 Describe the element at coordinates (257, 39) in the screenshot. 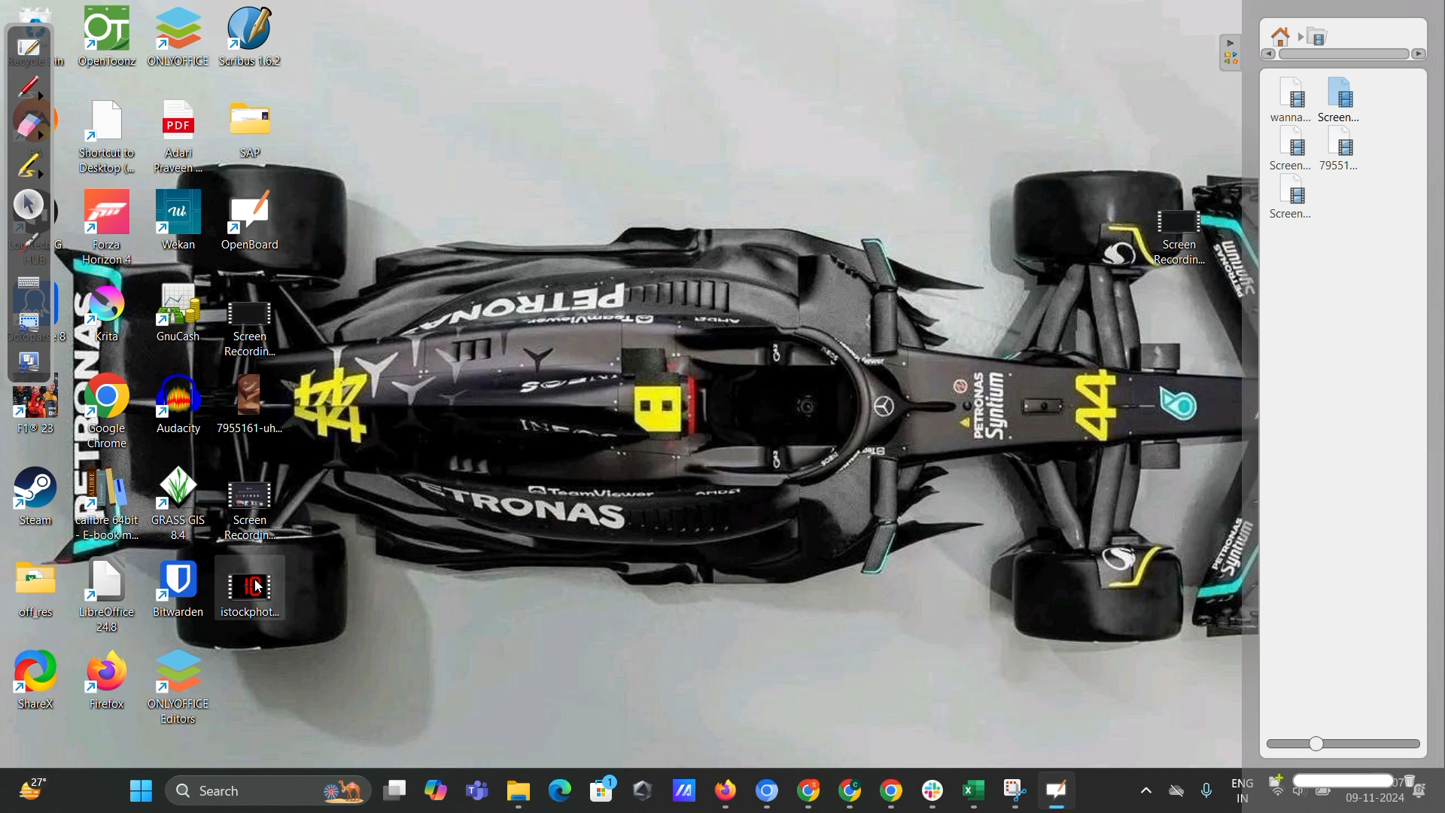

I see `Scribus 1.6.2` at that location.